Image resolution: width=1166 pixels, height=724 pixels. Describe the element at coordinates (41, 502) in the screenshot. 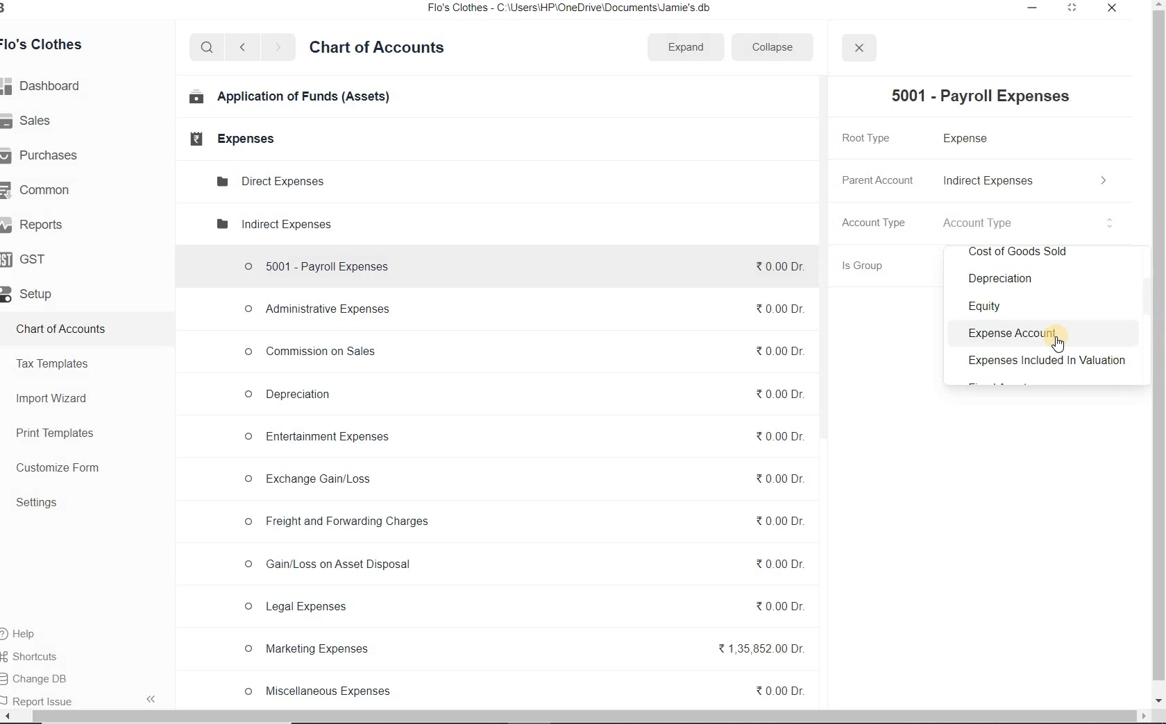

I see `Settings` at that location.